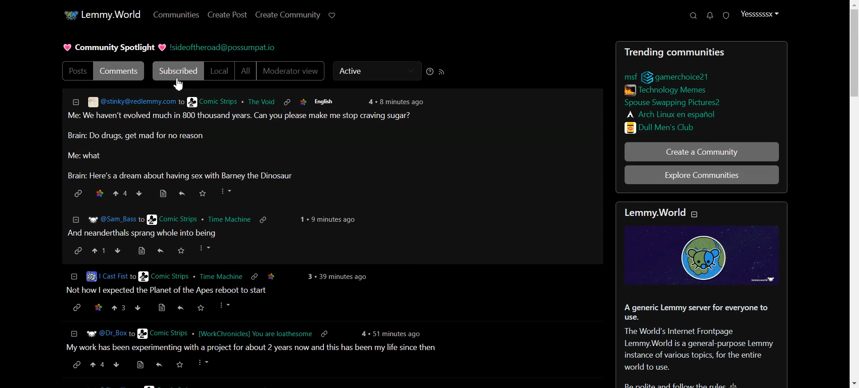  Describe the element at coordinates (672, 101) in the screenshot. I see `LInks` at that location.